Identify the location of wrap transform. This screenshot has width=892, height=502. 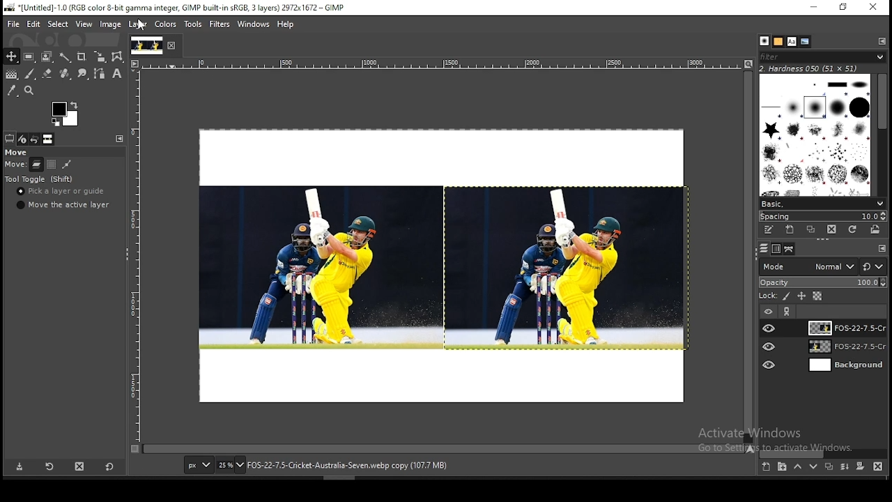
(117, 56).